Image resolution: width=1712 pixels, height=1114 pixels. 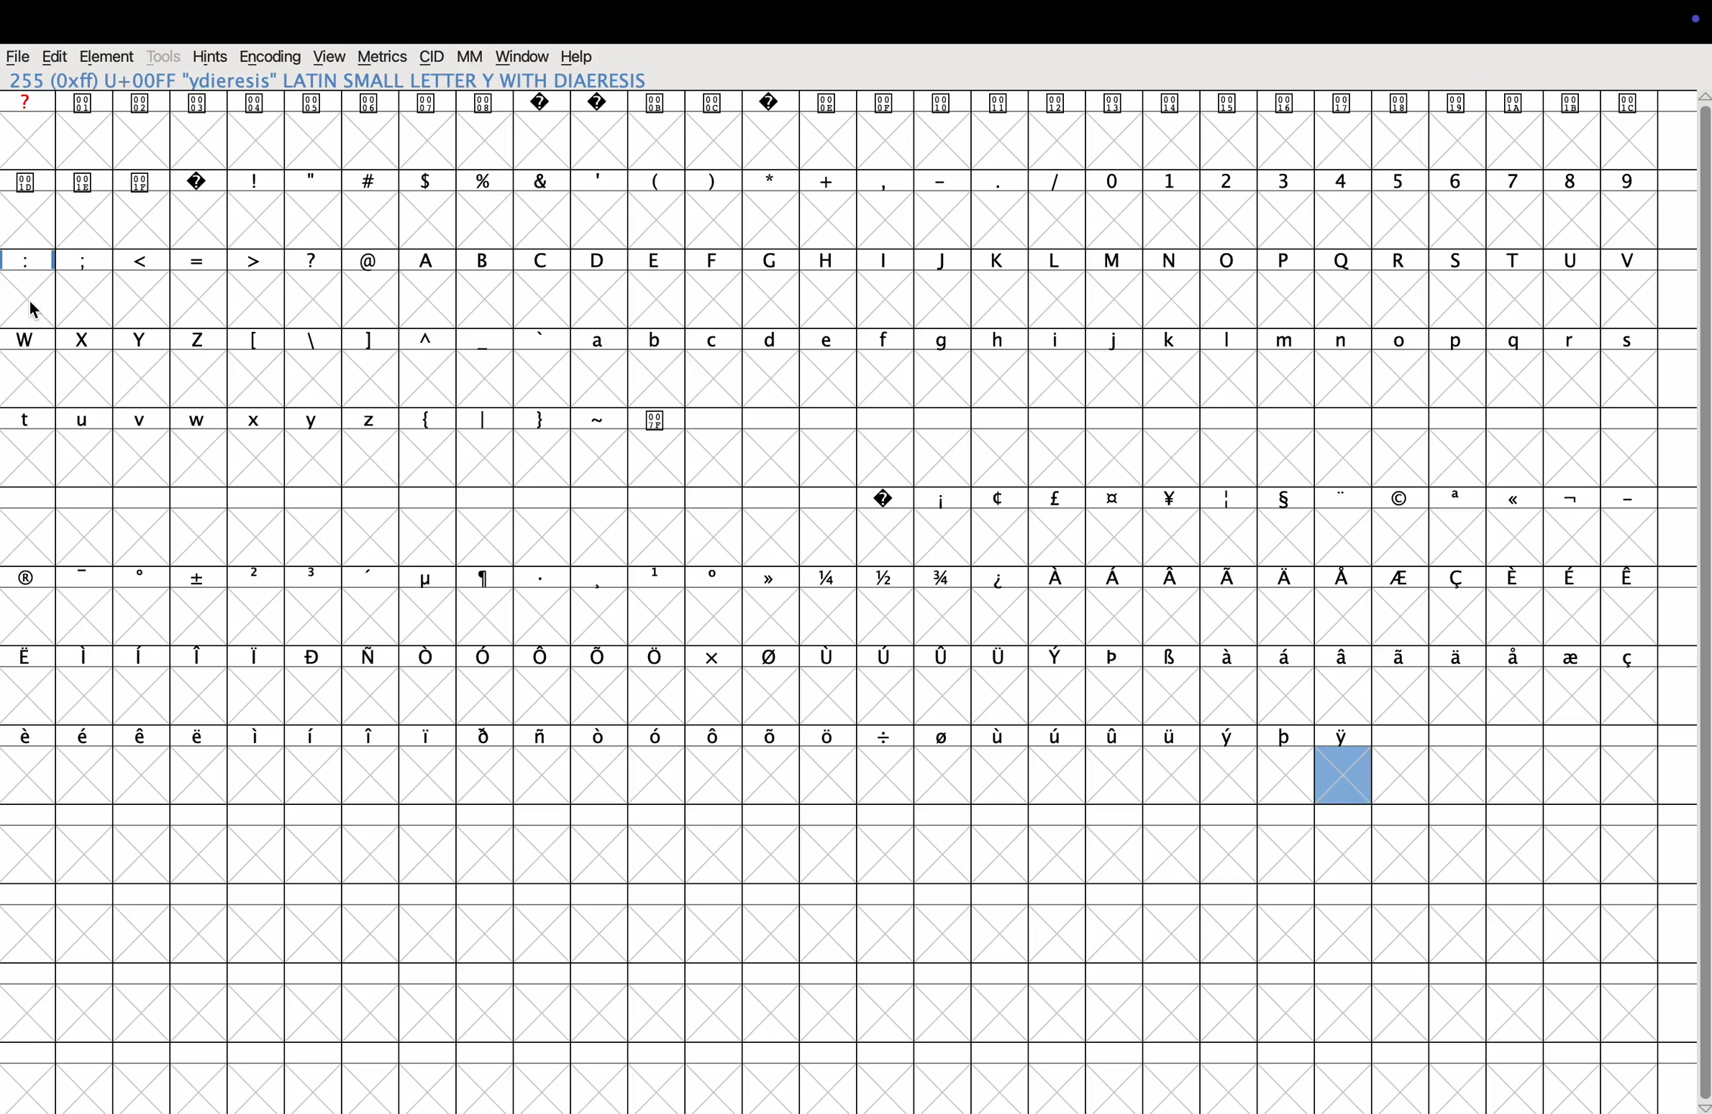 What do you see at coordinates (105, 57) in the screenshot?
I see `element` at bounding box center [105, 57].